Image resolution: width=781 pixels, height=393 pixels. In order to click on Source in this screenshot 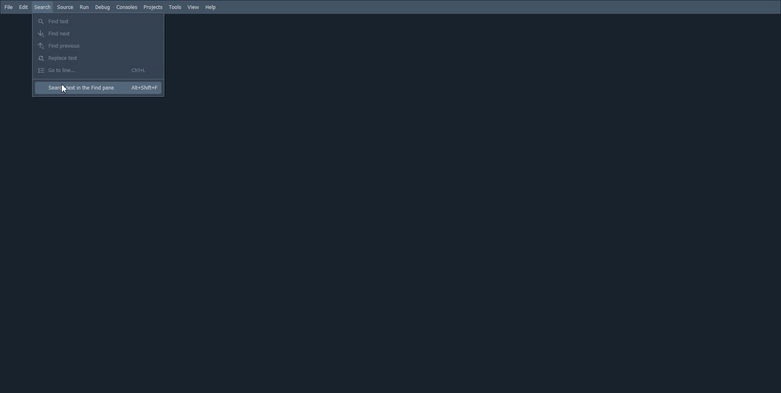, I will do `click(65, 7)`.